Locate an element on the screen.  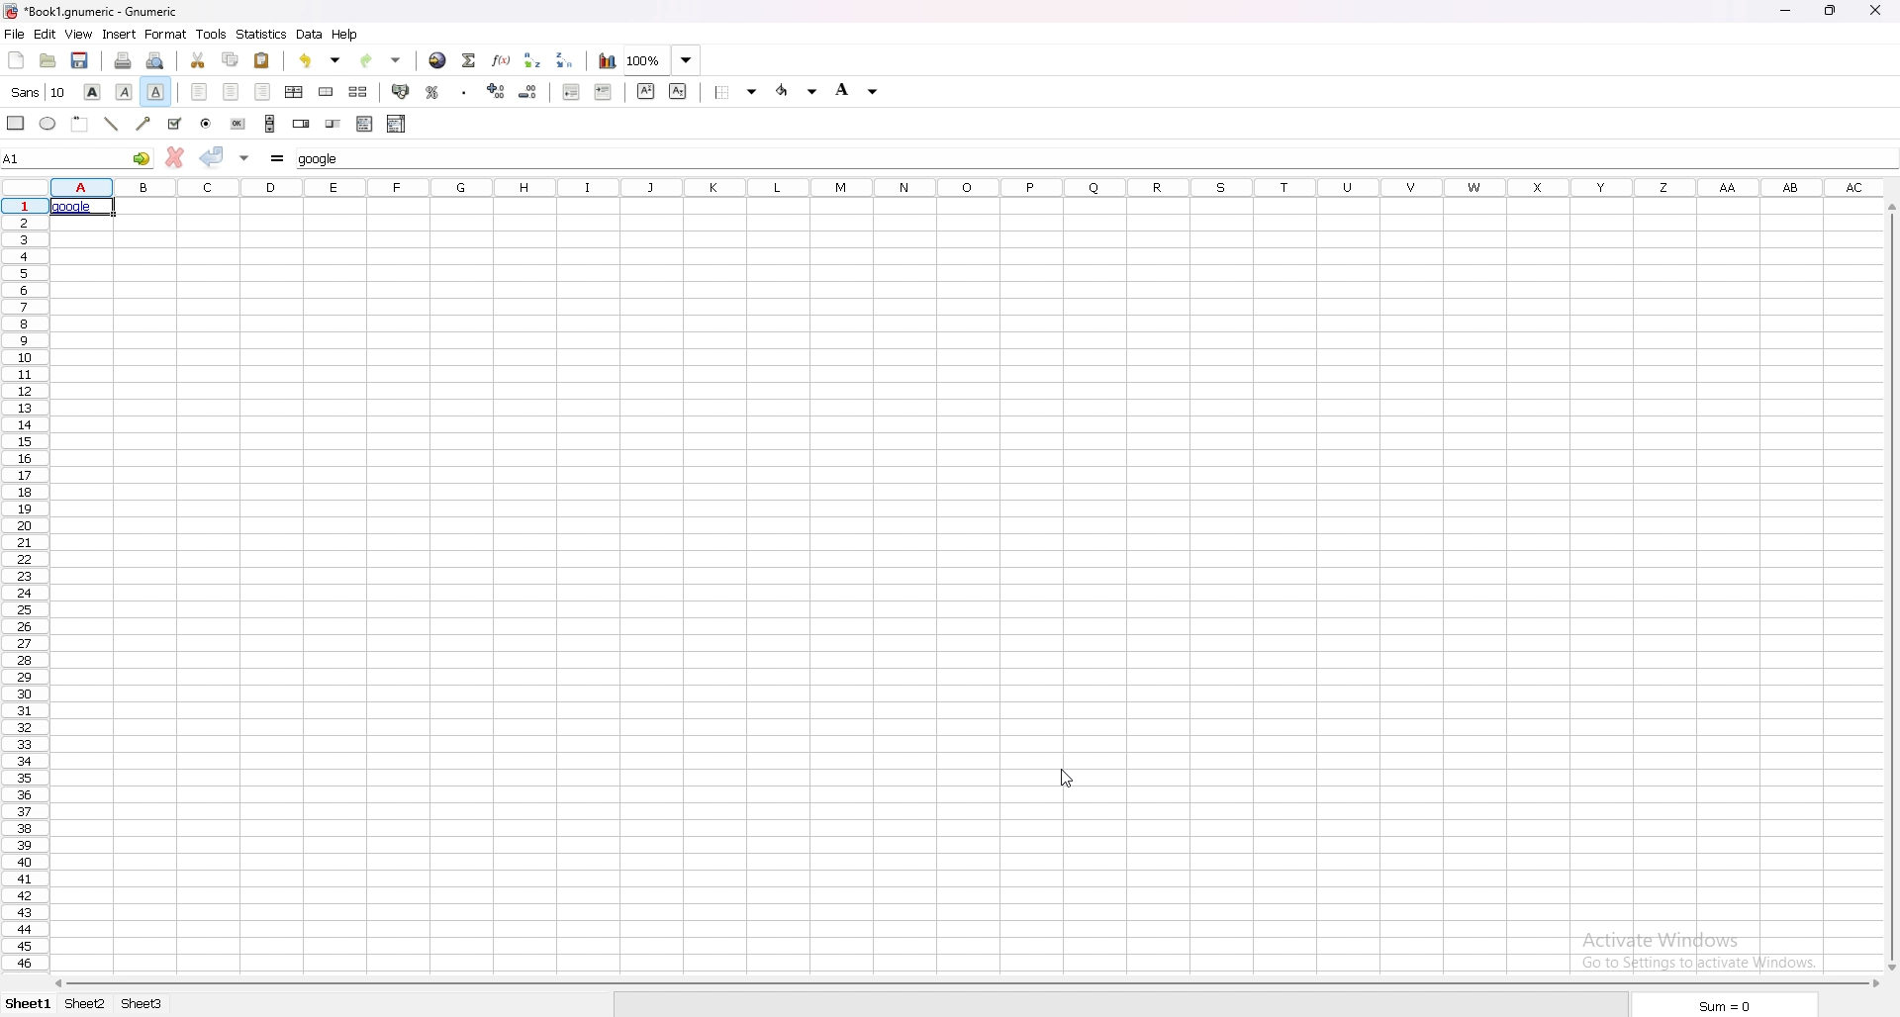
border is located at coordinates (735, 92).